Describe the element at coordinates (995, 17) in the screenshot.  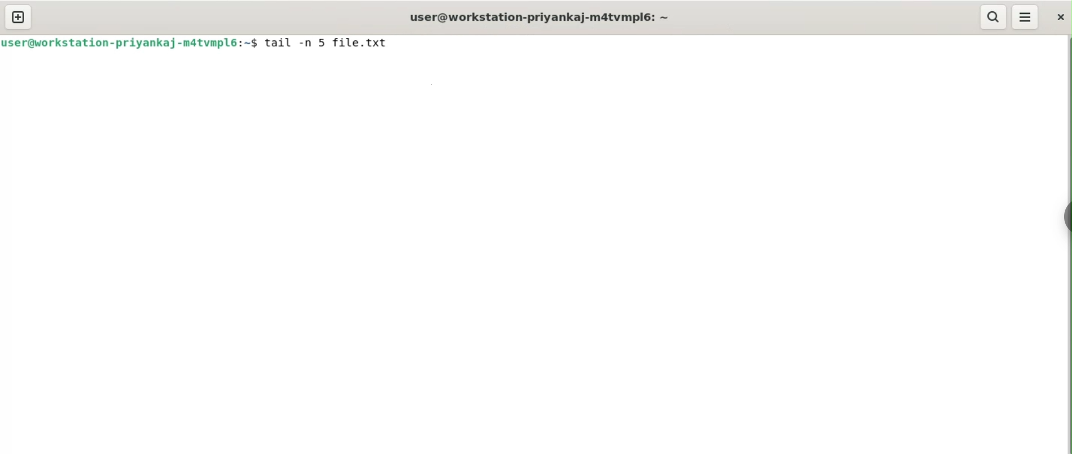
I see `search` at that location.